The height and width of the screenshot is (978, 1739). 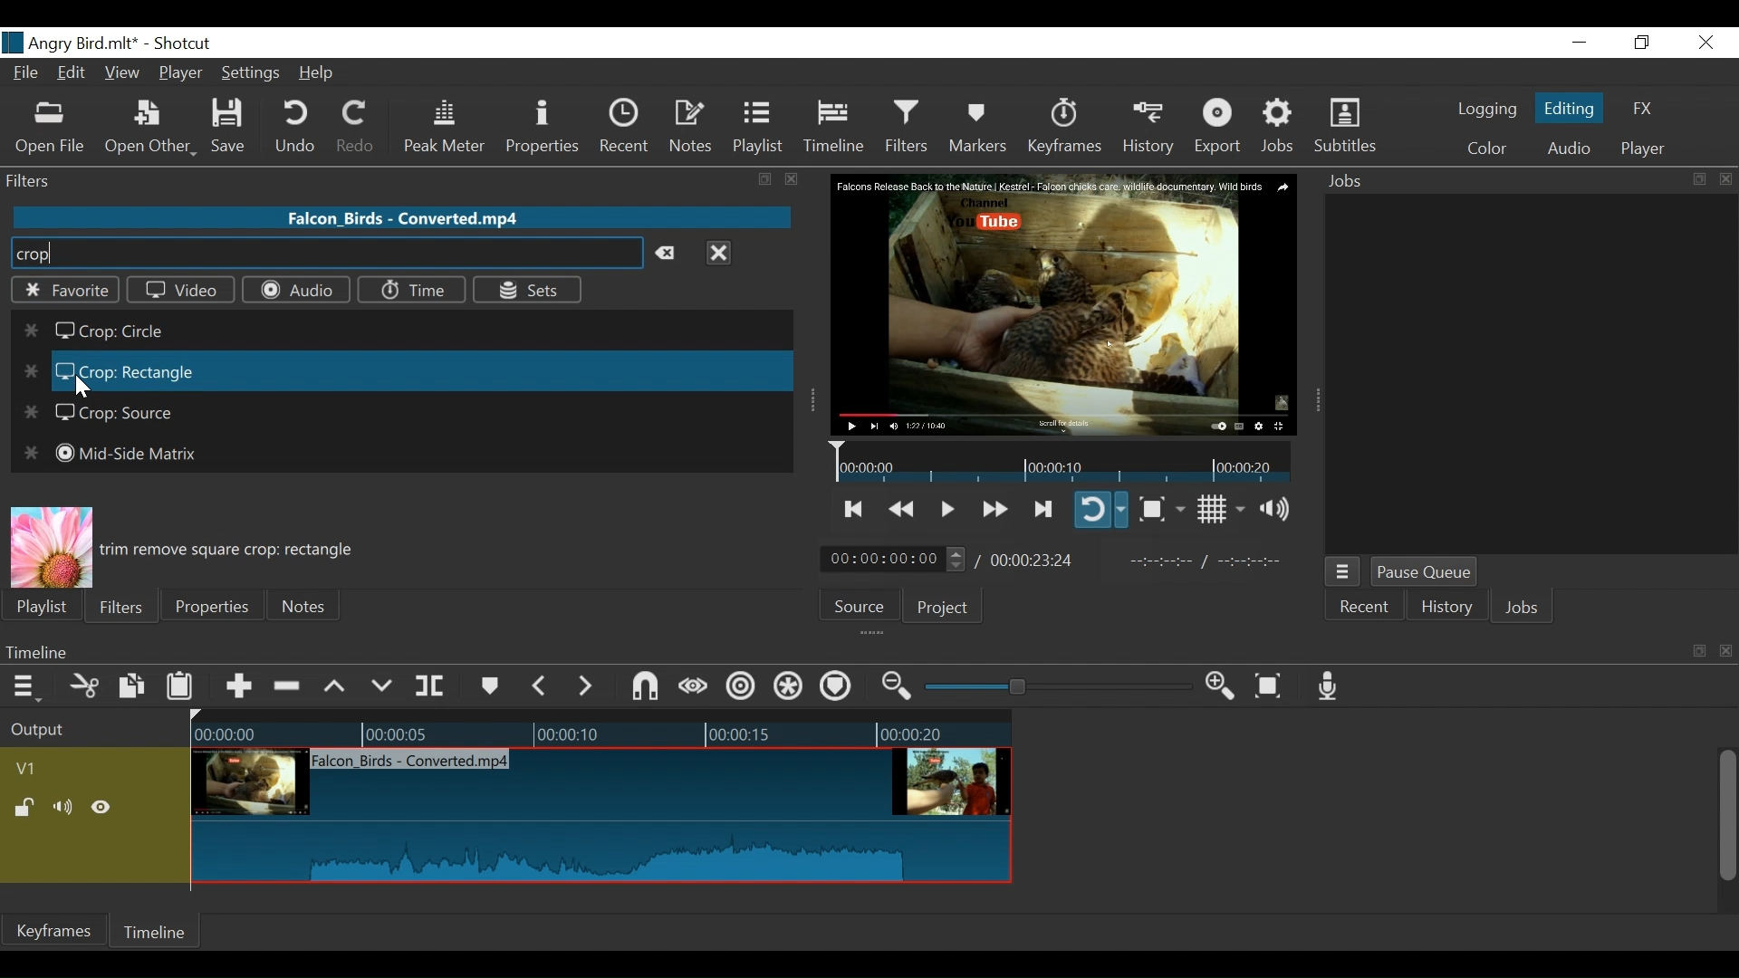 I want to click on Cursor, so click(x=81, y=386).